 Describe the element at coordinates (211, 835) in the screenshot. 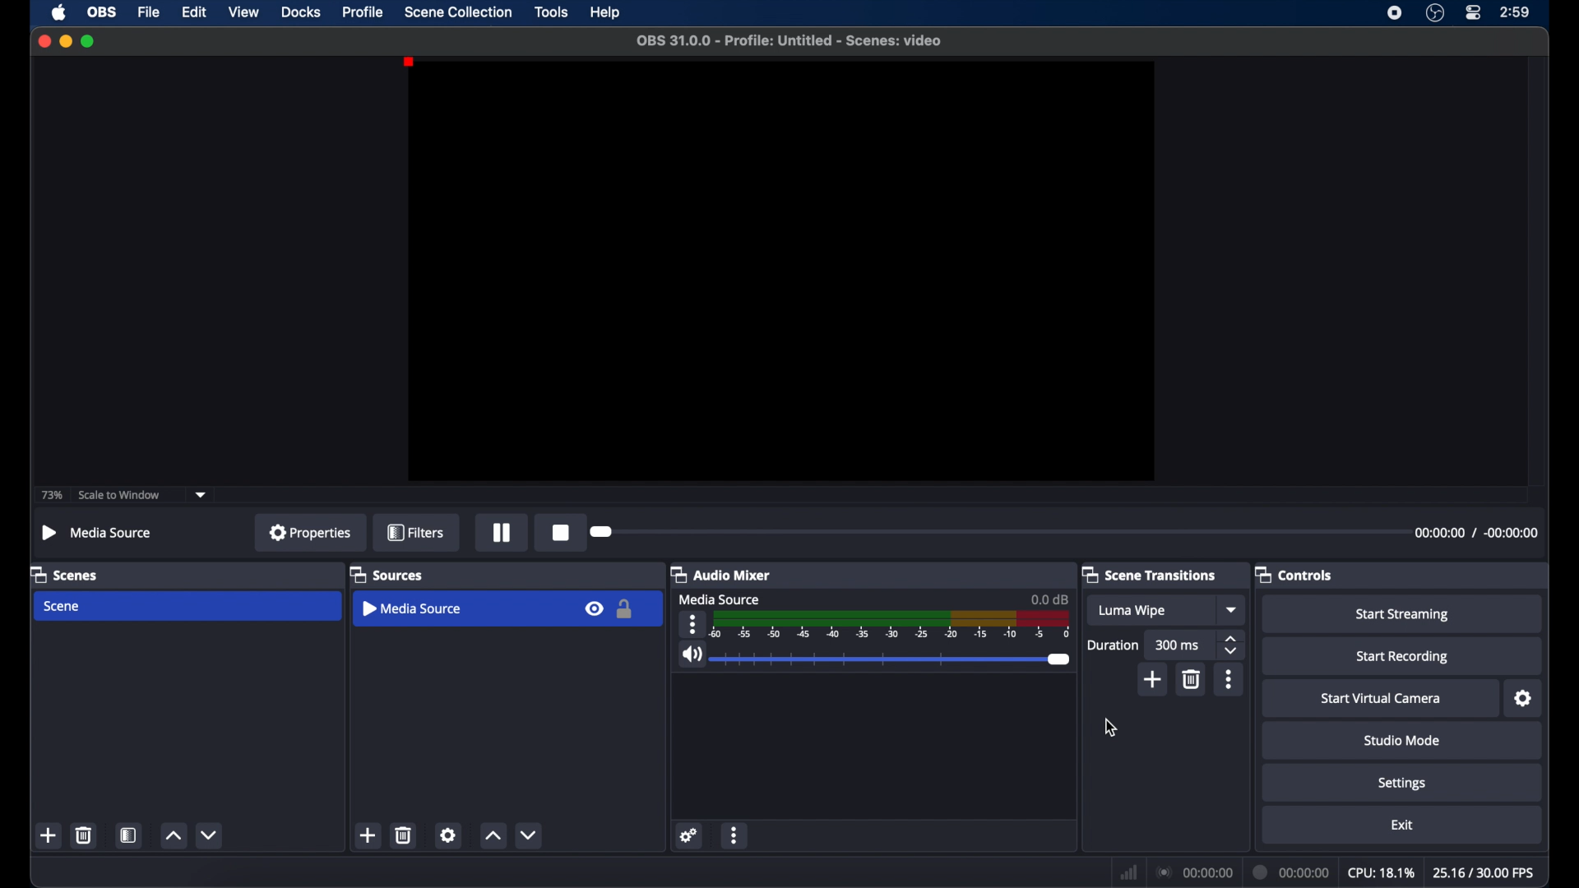

I see `decrement` at that location.